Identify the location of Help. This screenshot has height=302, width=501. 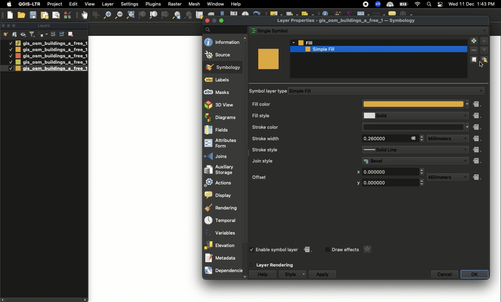
(236, 4).